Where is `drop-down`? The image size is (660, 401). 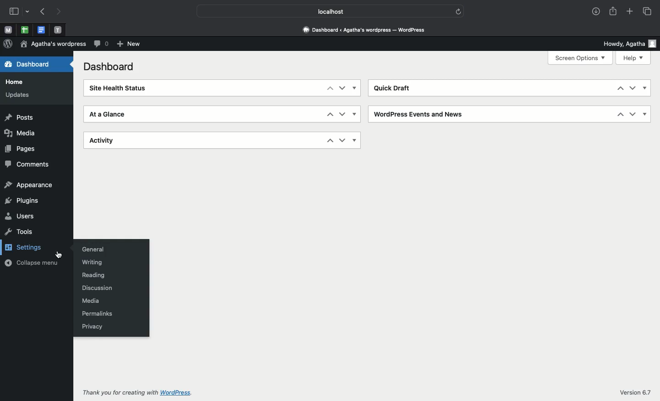
drop-down is located at coordinates (28, 12).